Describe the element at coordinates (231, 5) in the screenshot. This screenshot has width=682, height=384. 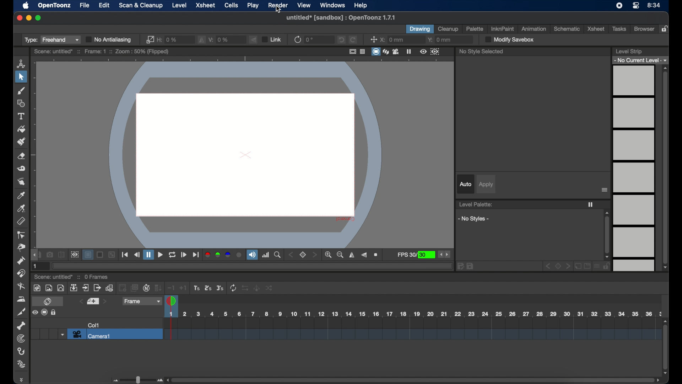
I see `cells` at that location.